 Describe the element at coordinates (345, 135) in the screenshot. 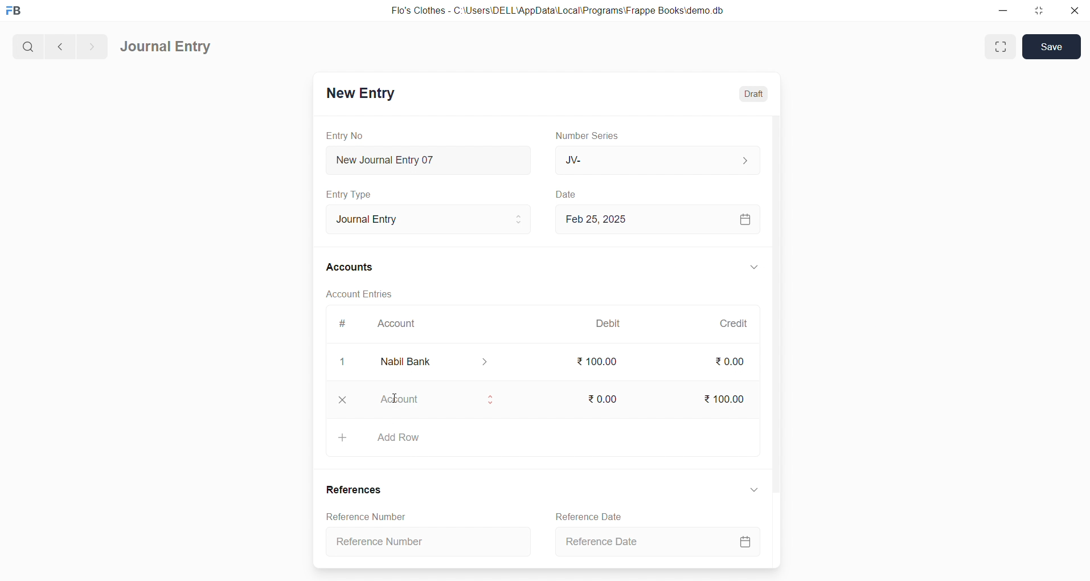

I see `Entry No` at that location.